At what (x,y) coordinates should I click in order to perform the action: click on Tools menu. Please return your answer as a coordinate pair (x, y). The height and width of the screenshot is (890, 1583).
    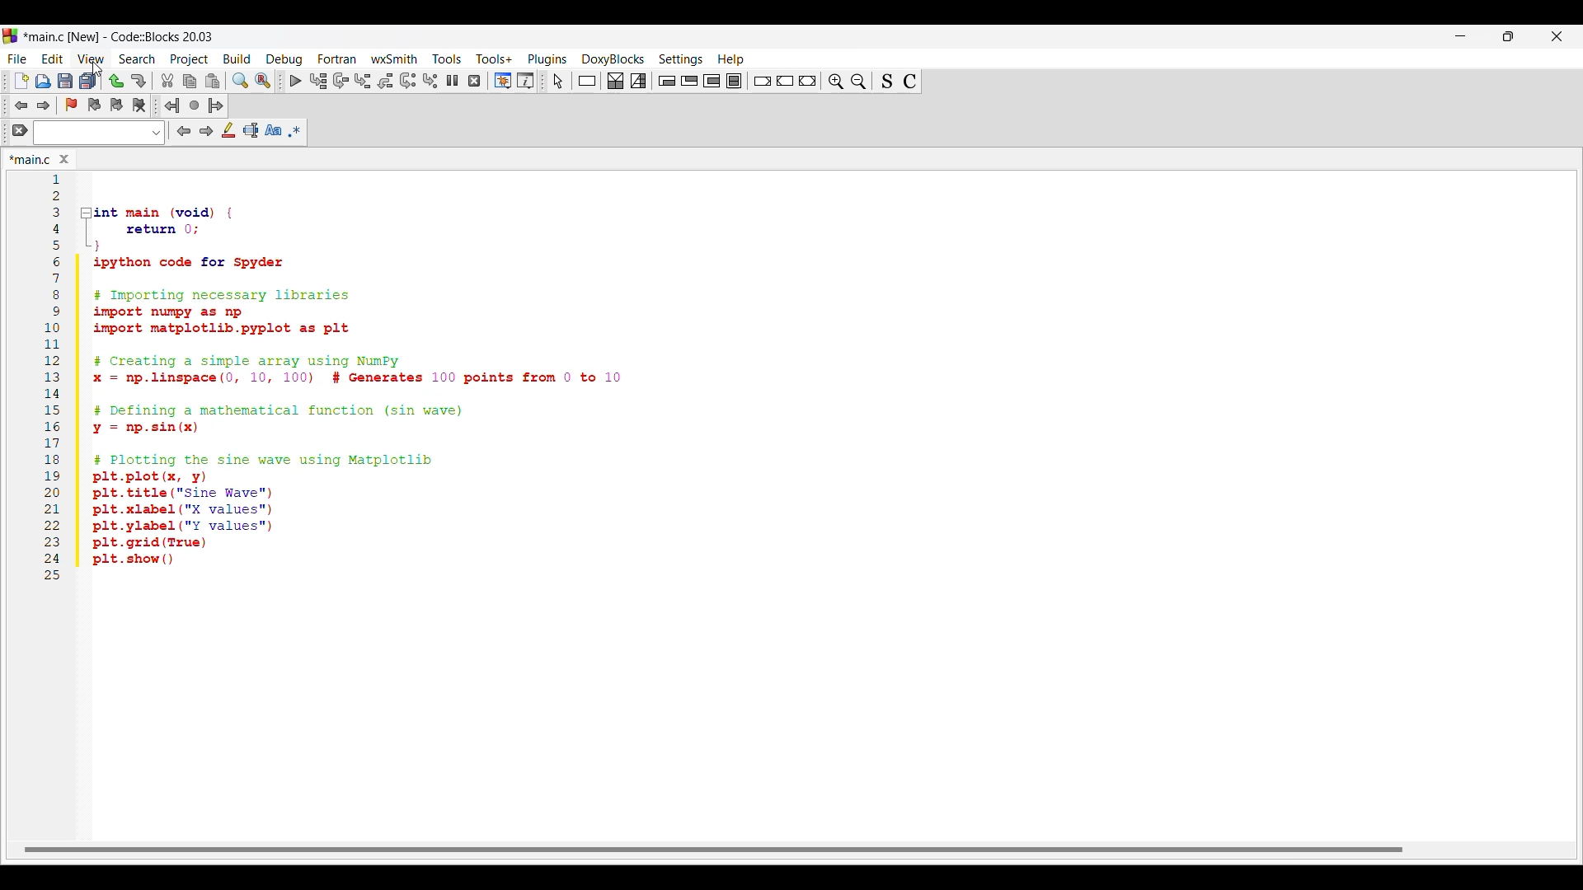
    Looking at the image, I should click on (447, 59).